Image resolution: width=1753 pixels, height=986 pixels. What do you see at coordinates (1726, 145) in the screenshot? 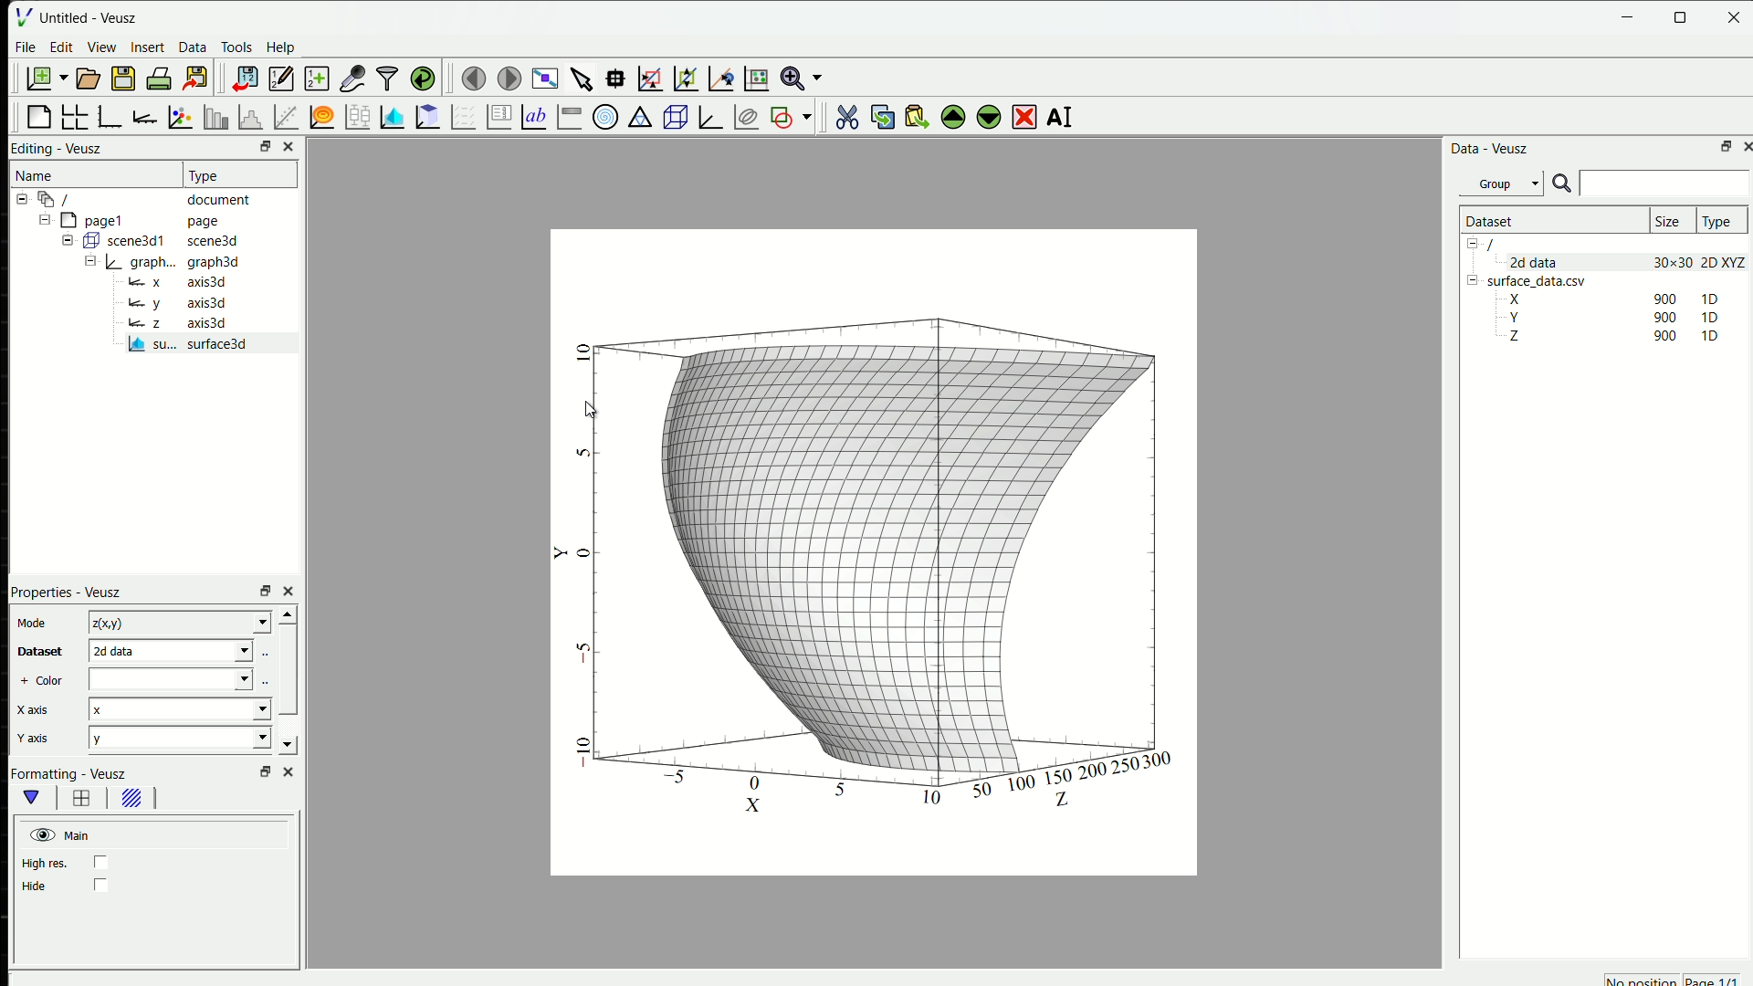
I see `open in separate window` at bounding box center [1726, 145].